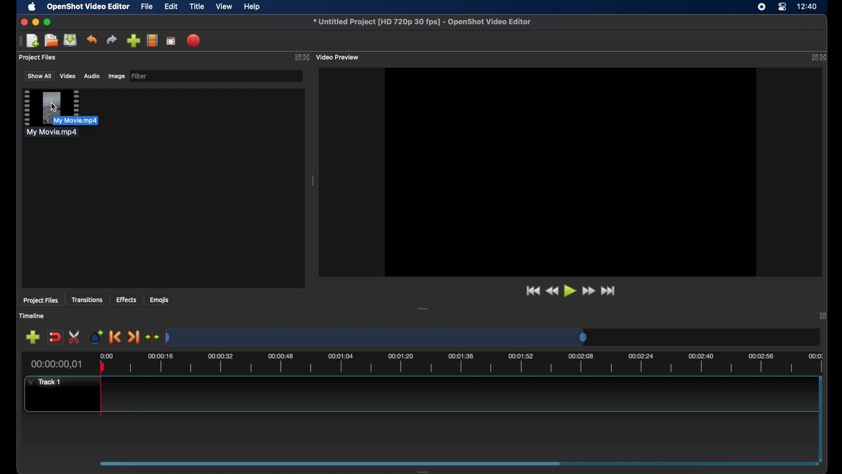 The height and width of the screenshot is (474, 842). I want to click on add track, so click(32, 338).